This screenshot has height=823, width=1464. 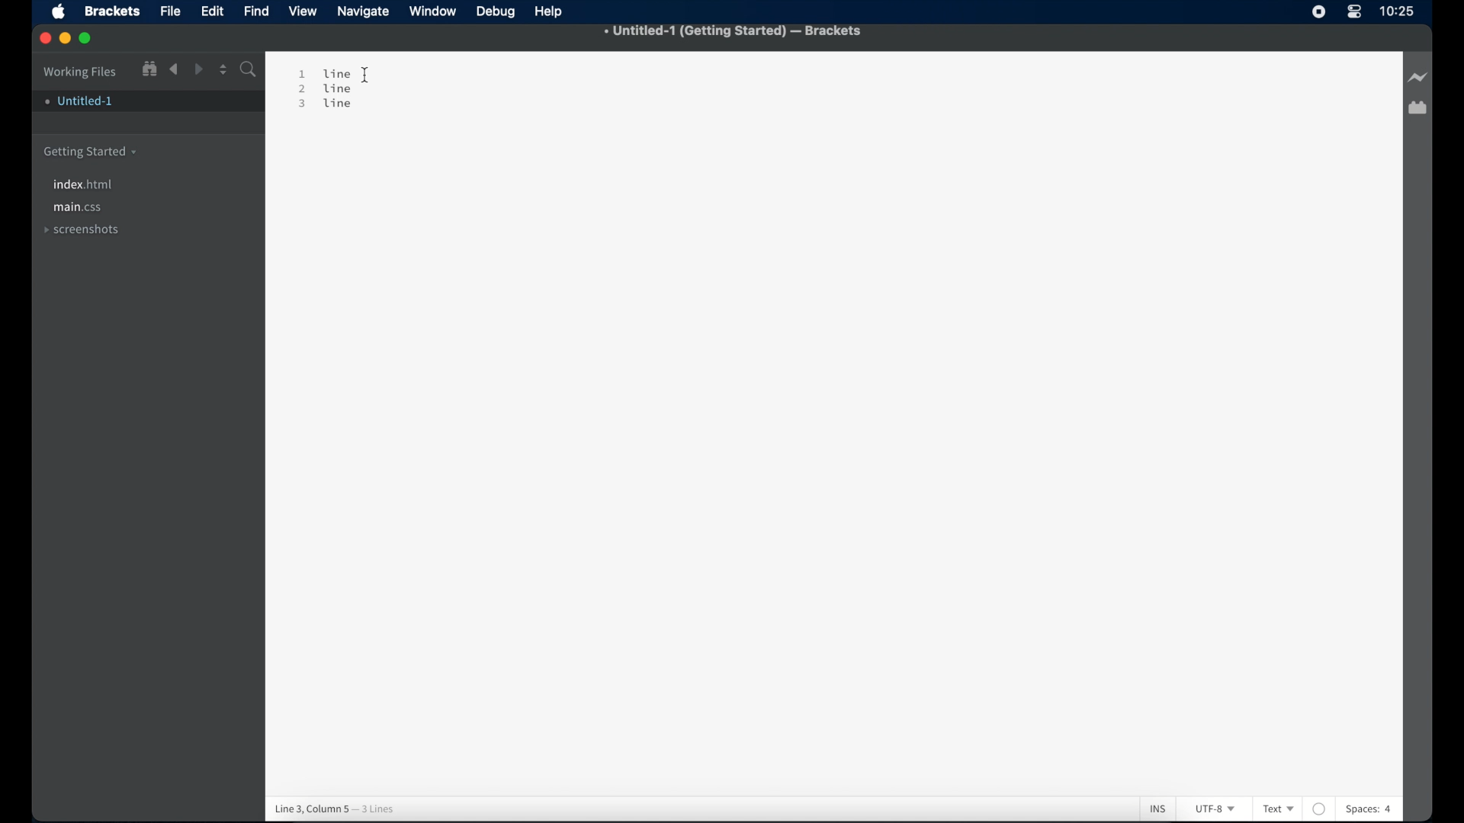 What do you see at coordinates (326, 113) in the screenshot?
I see `3 line` at bounding box center [326, 113].